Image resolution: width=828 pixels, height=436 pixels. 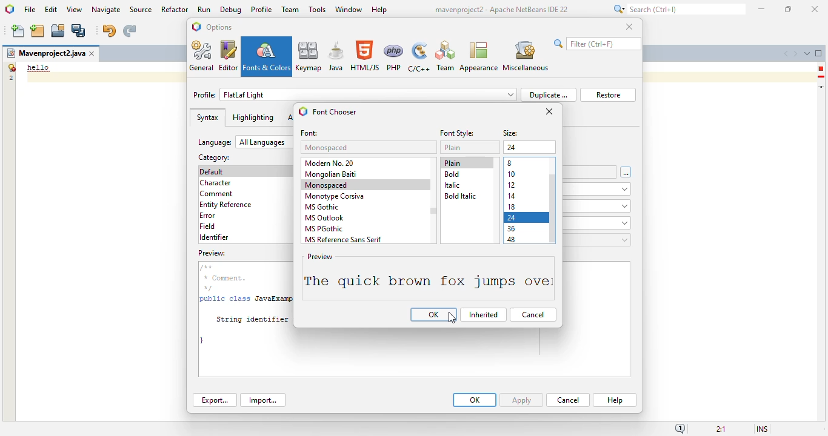 What do you see at coordinates (336, 56) in the screenshot?
I see `java` at bounding box center [336, 56].